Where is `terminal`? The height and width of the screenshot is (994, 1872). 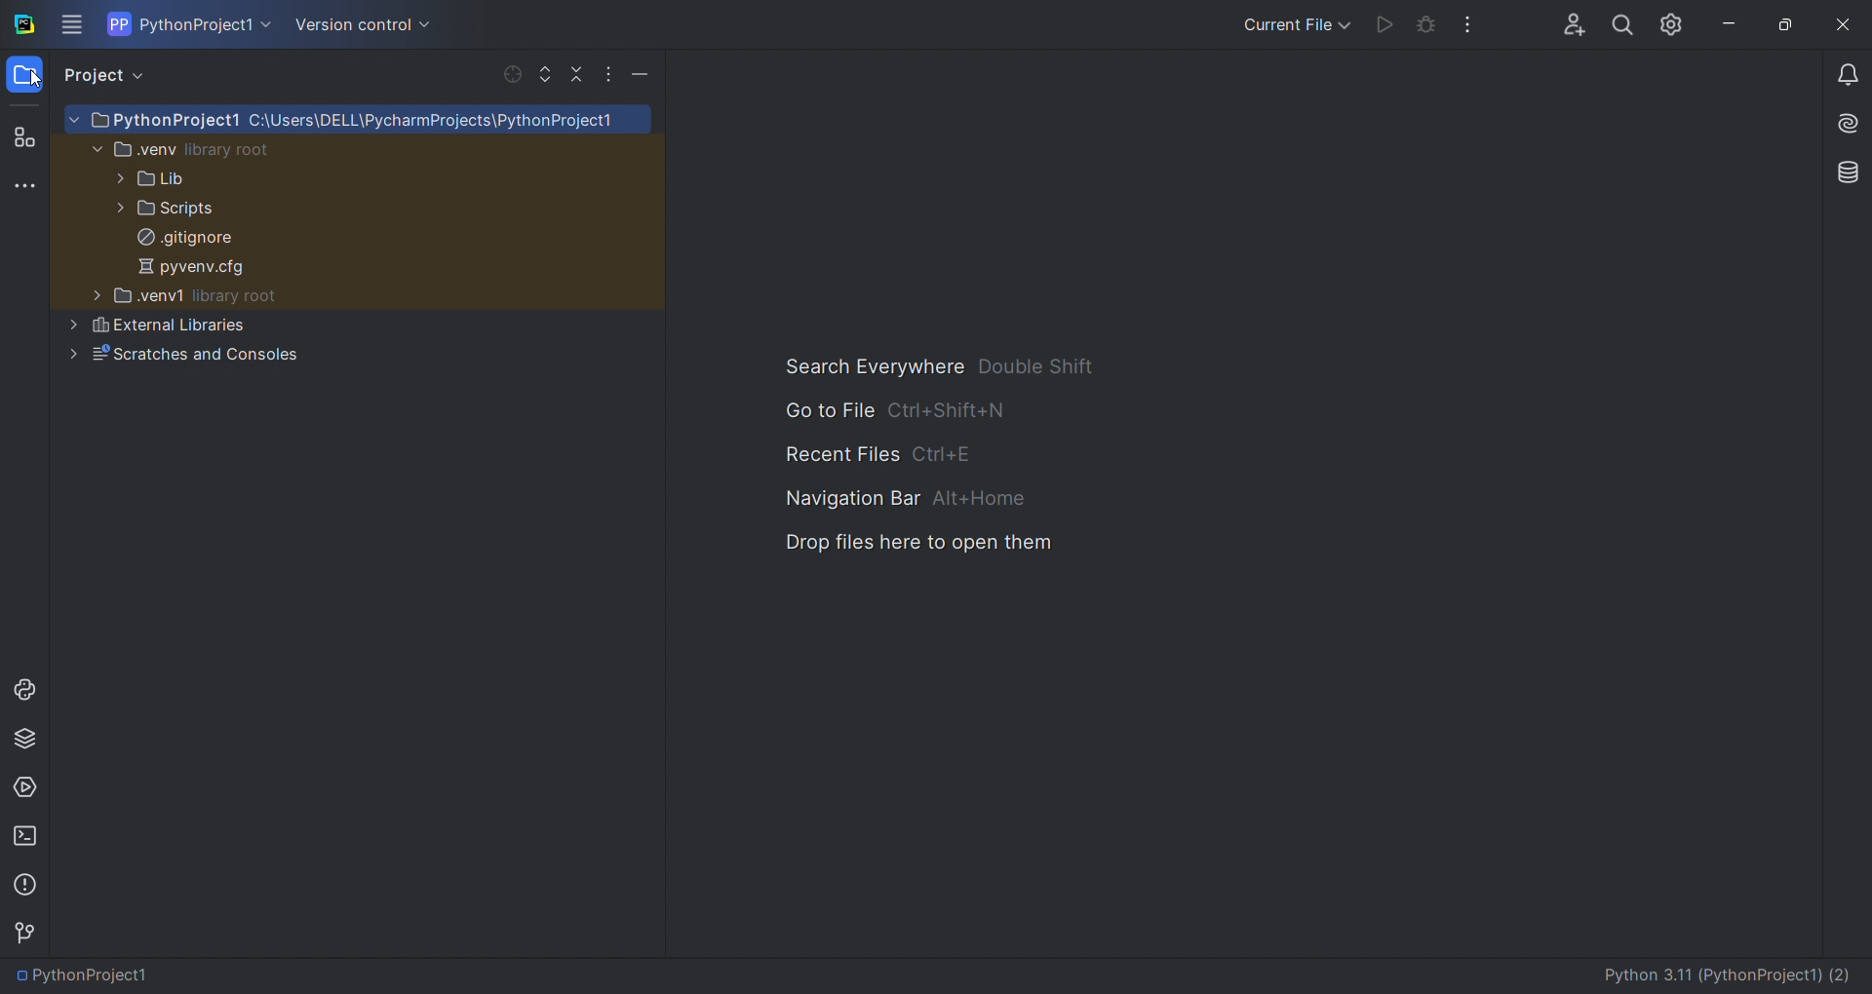
terminal is located at coordinates (23, 836).